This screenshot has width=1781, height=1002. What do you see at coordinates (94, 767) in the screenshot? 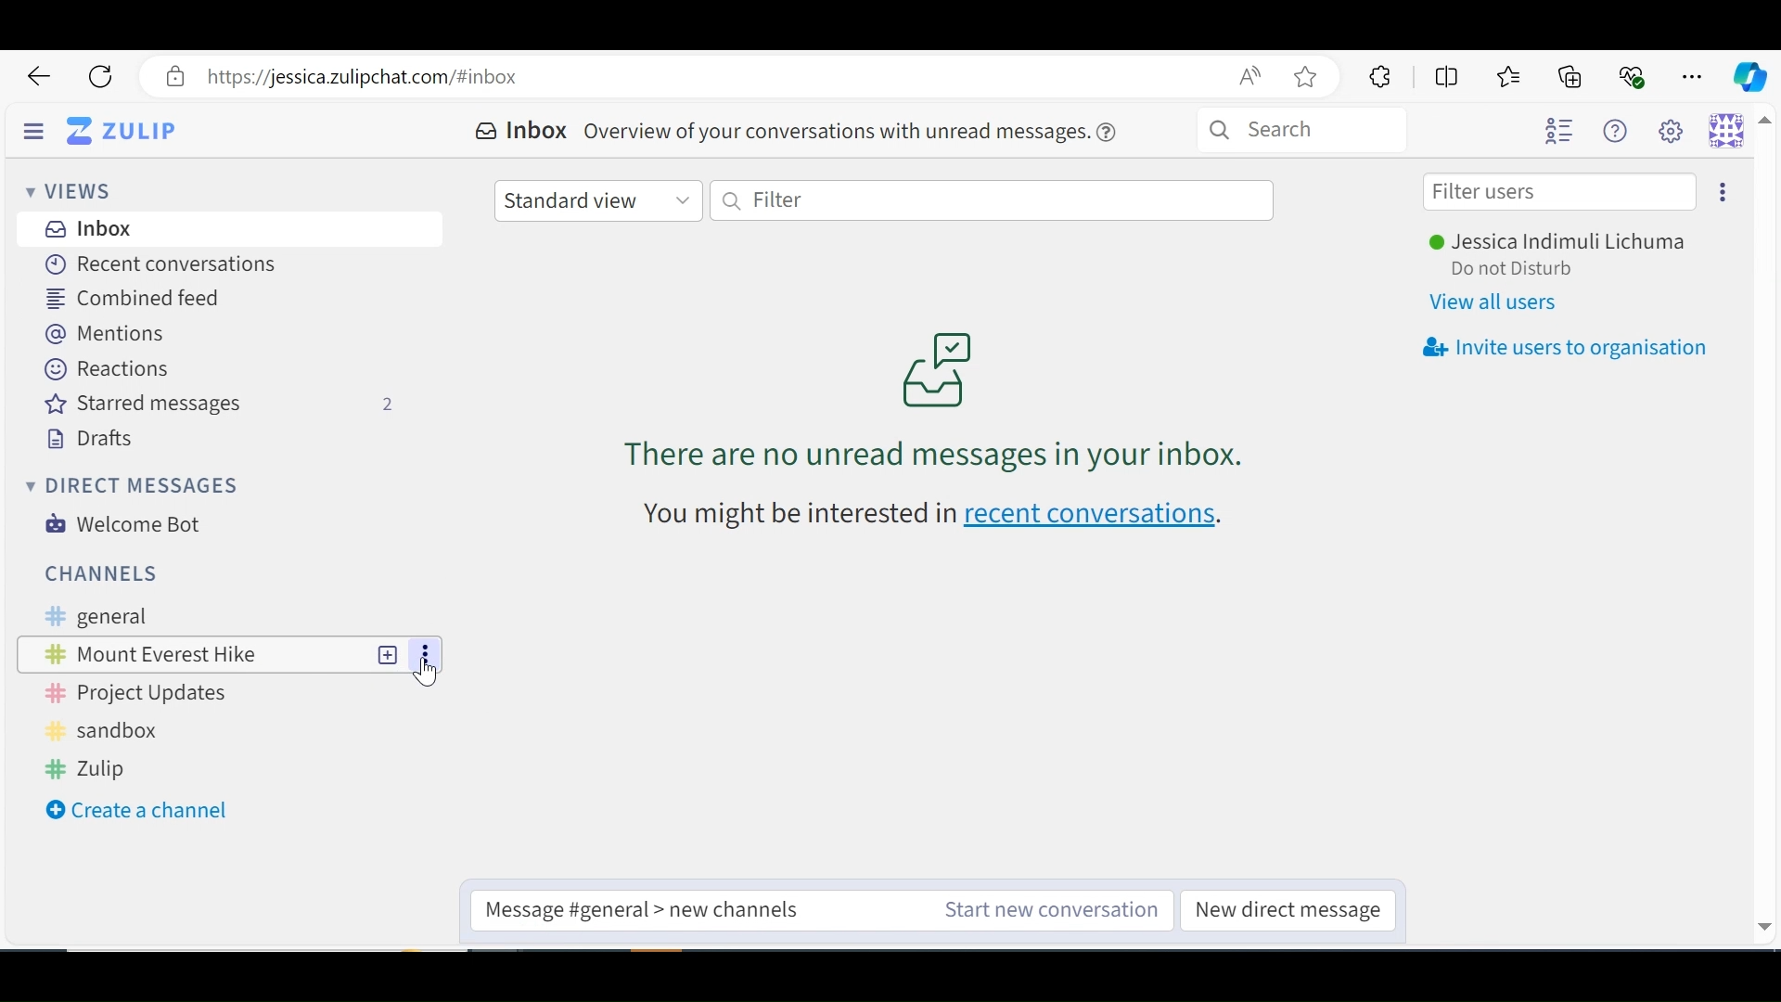
I see `Zulip` at bounding box center [94, 767].